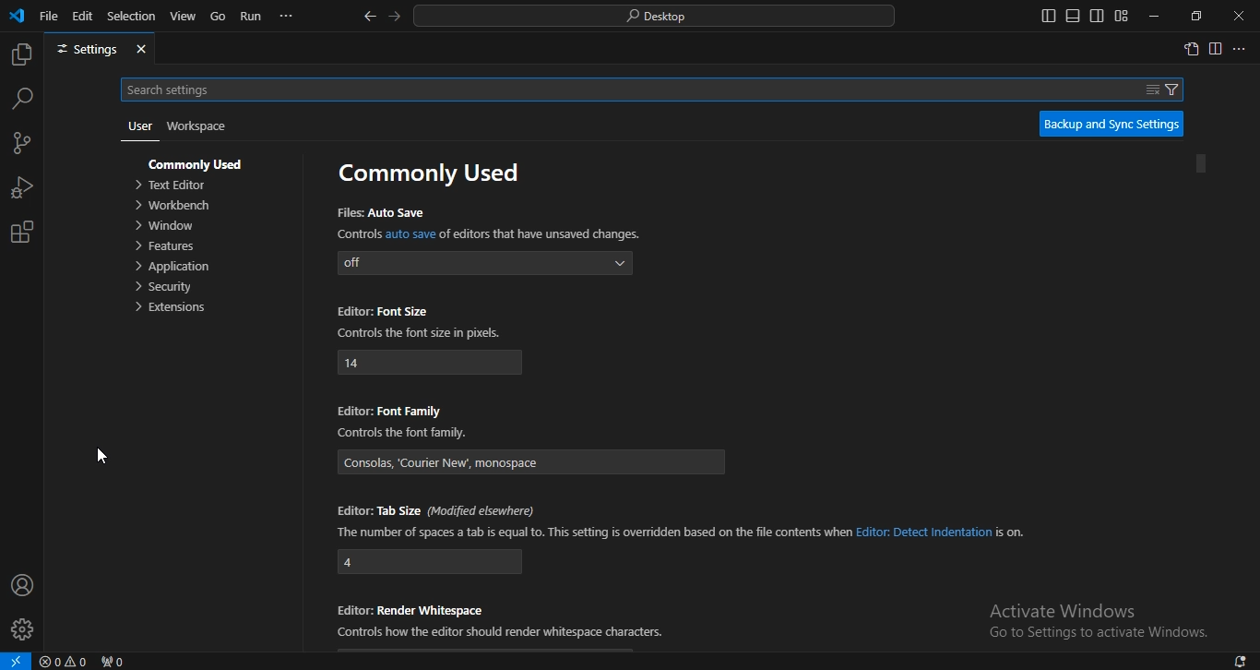  Describe the element at coordinates (398, 16) in the screenshot. I see `go forward` at that location.